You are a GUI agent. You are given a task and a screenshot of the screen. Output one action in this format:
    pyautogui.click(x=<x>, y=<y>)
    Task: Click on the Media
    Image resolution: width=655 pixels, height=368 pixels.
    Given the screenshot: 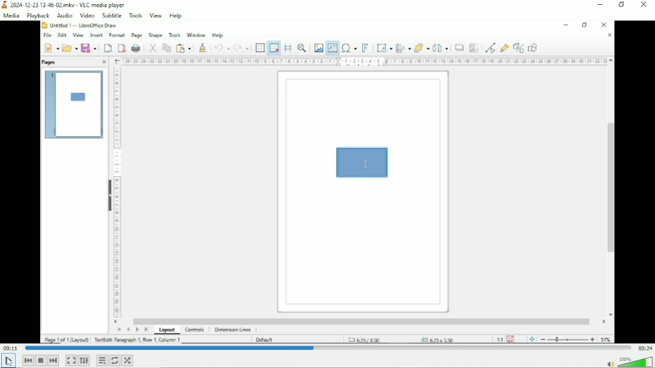 What is the action you would take?
    pyautogui.click(x=11, y=16)
    